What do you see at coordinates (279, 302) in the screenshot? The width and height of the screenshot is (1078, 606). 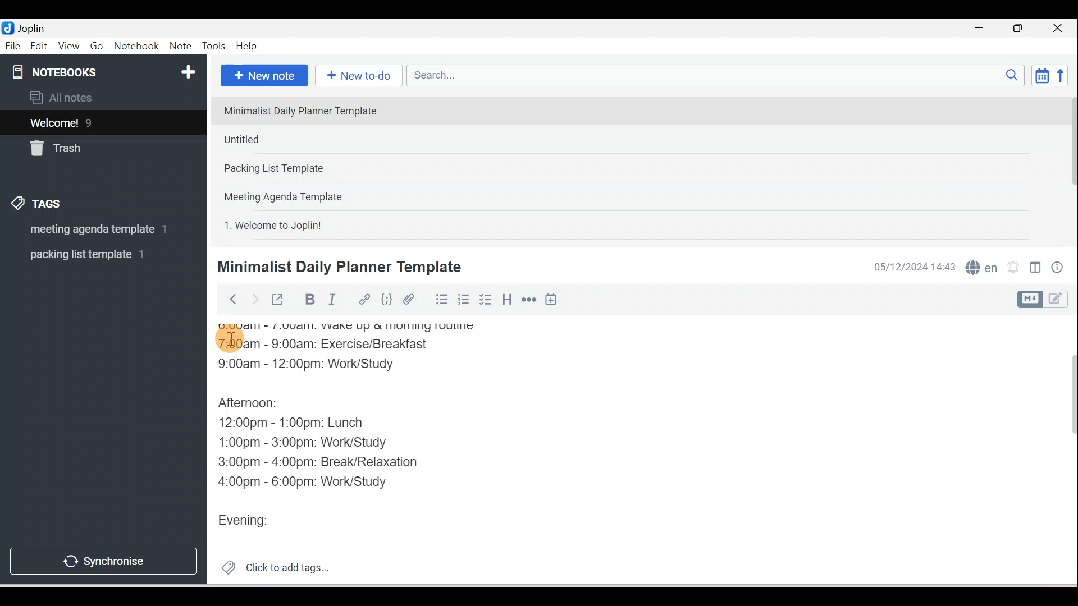 I see `Toggle external editing` at bounding box center [279, 302].